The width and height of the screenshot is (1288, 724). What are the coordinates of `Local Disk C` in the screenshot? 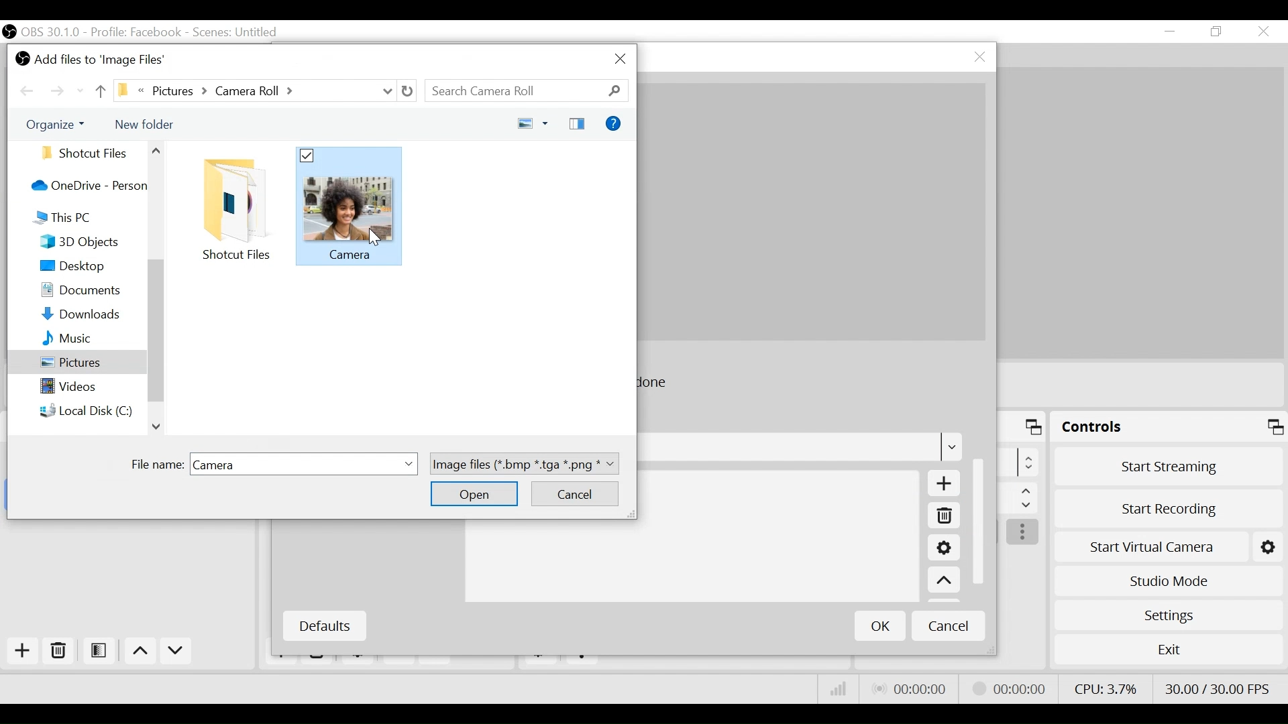 It's located at (91, 413).